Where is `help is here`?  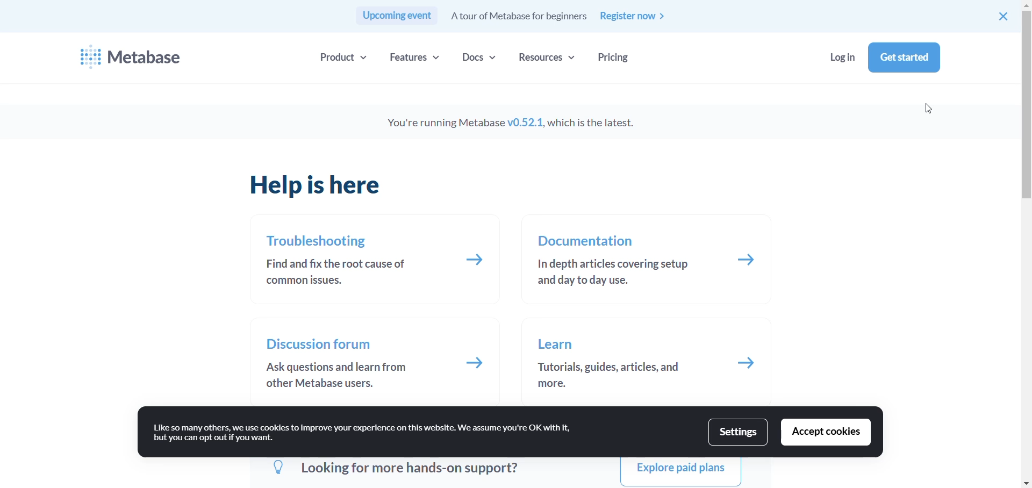
help is here is located at coordinates (321, 186).